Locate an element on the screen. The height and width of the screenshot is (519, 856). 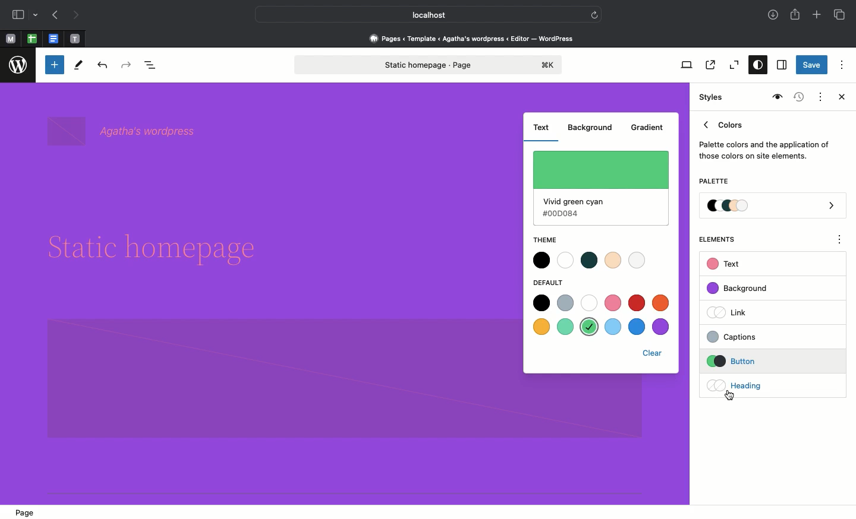
Elements is located at coordinates (723, 239).